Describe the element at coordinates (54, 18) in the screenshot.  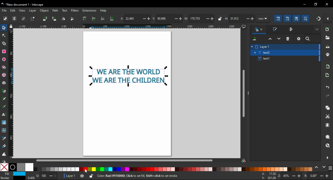
I see `object rotate 90 ` at that location.